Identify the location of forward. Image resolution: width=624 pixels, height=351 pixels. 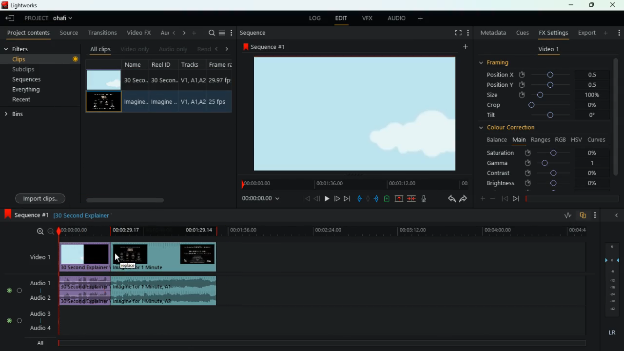
(347, 199).